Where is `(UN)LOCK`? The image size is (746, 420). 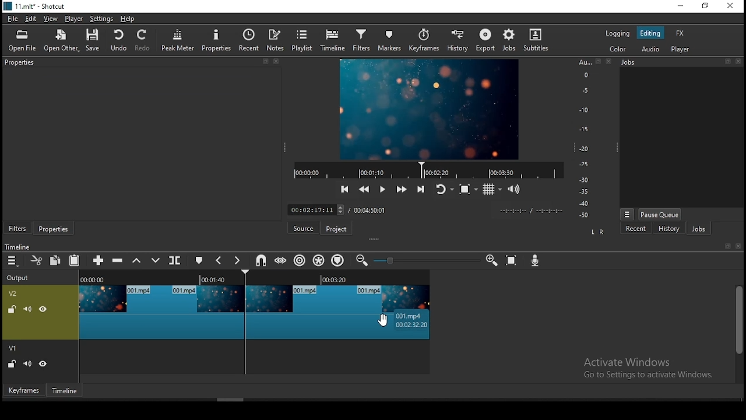
(UN)LOCK is located at coordinates (12, 365).